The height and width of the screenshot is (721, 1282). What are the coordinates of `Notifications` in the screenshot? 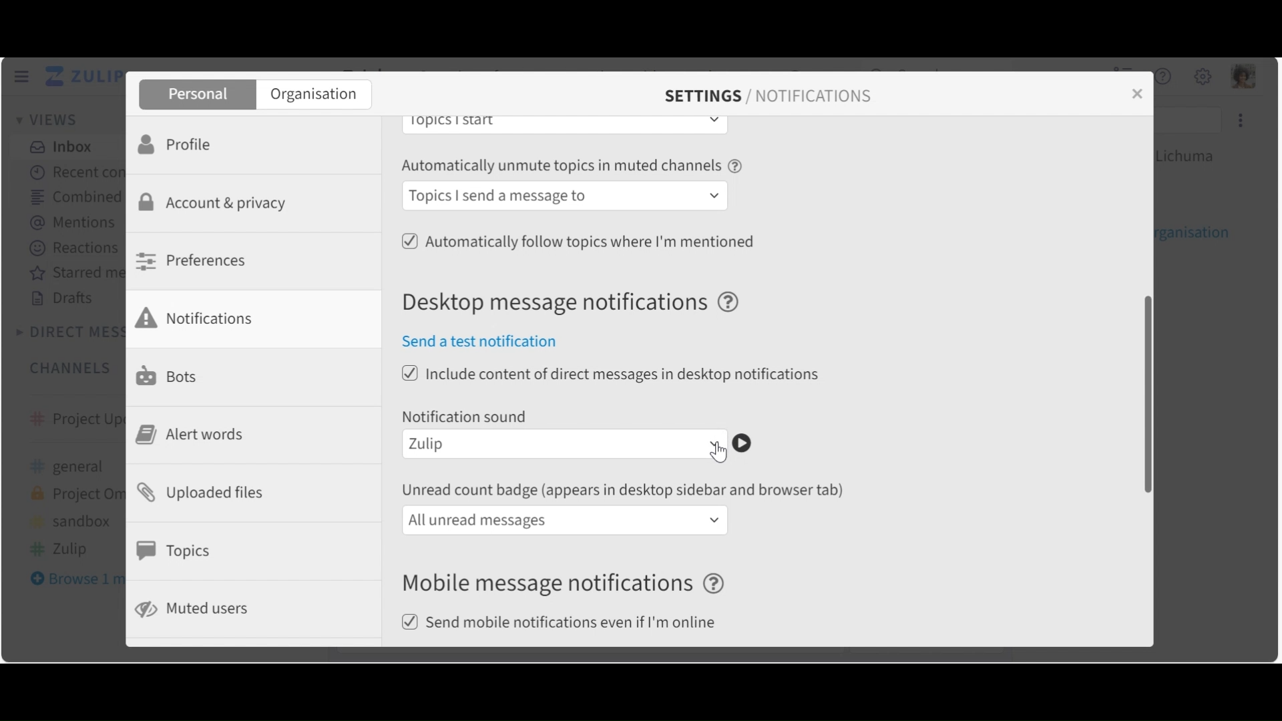 It's located at (204, 318).